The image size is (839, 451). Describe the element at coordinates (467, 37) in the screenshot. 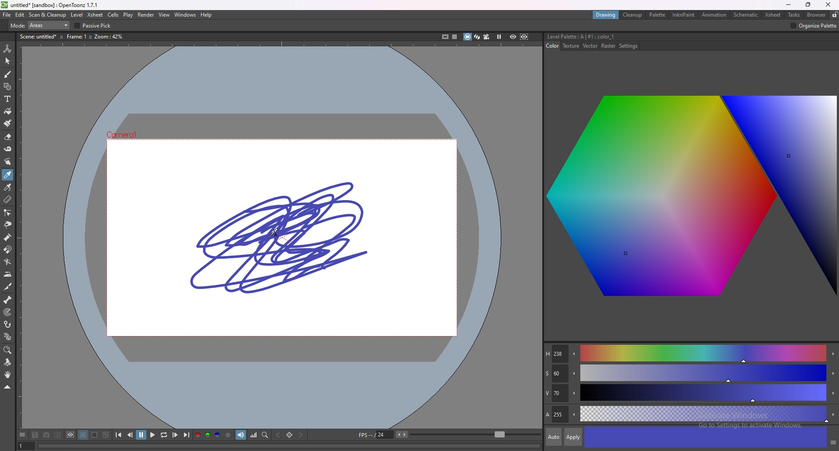

I see `camera stand view` at that location.